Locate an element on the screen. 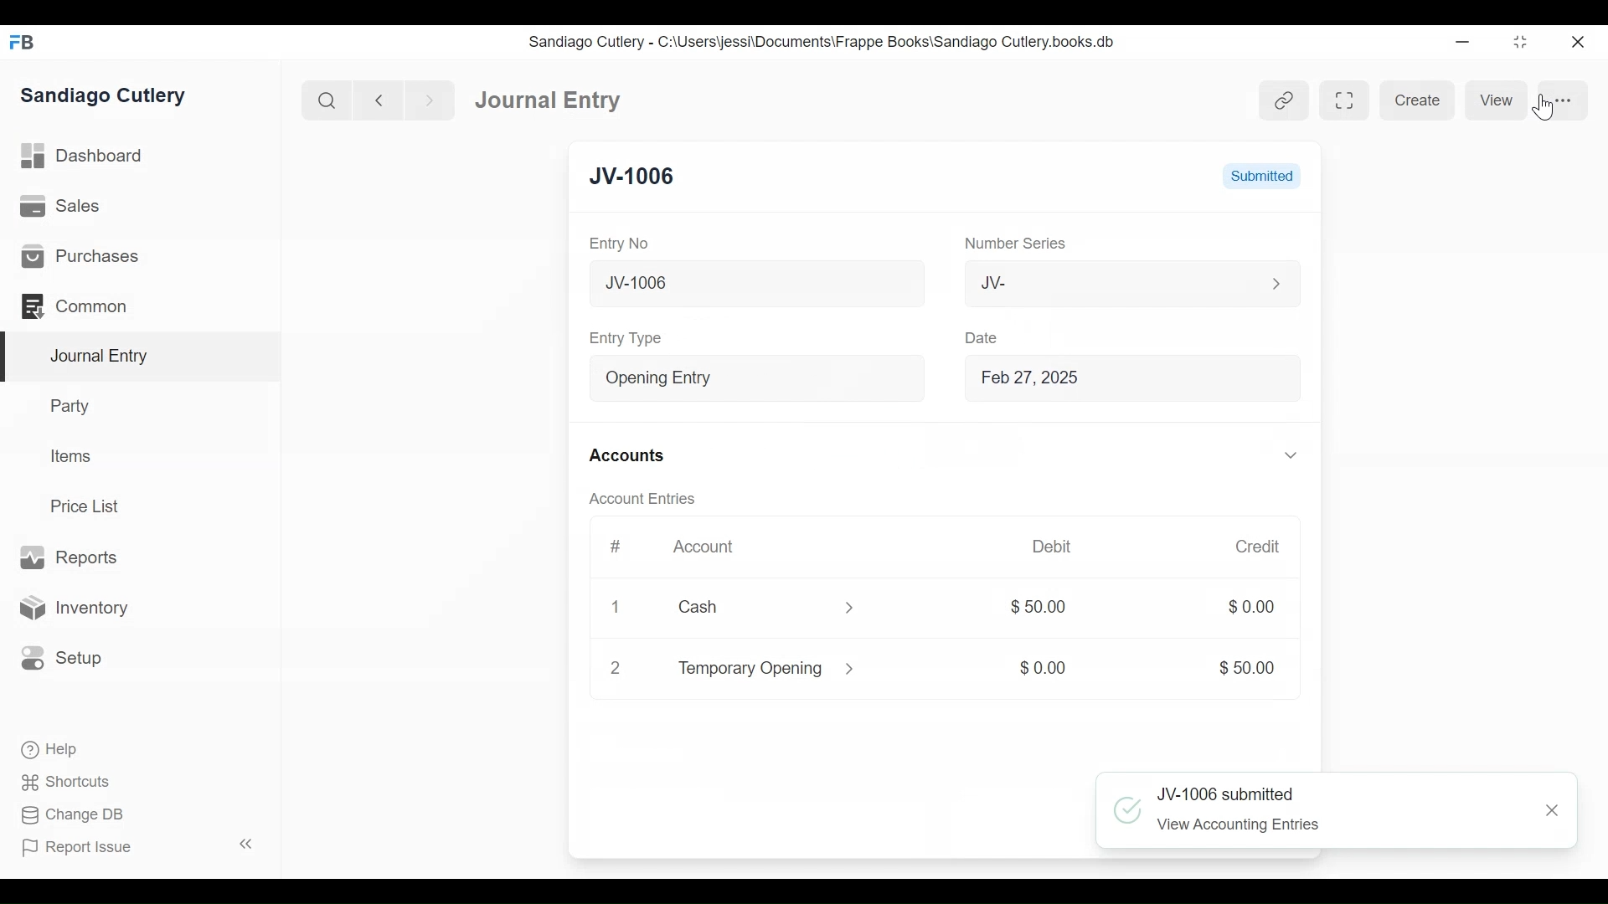 This screenshot has width=1608, height=904. Account Entries is located at coordinates (641, 499).